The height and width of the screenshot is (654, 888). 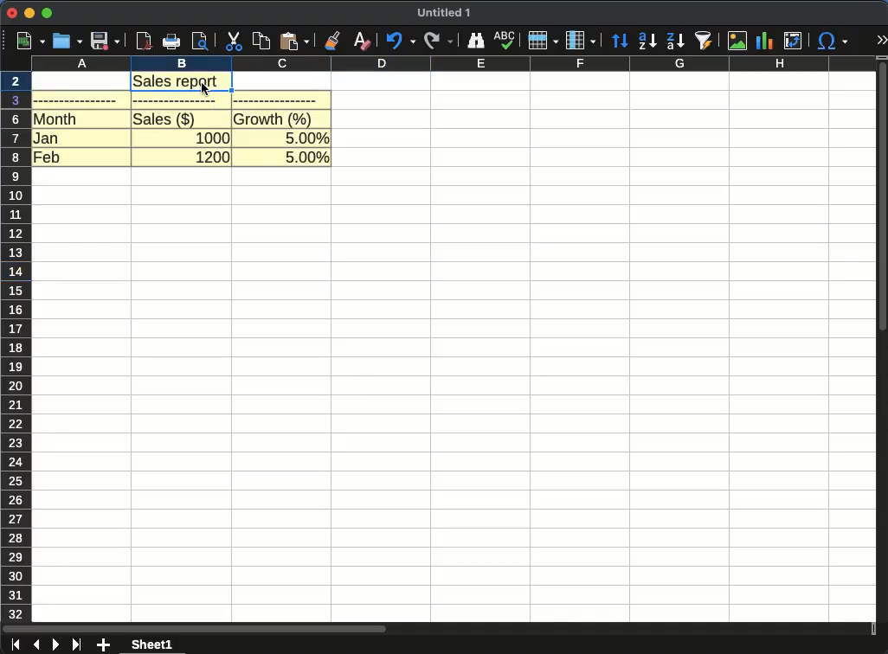 I want to click on redo, so click(x=439, y=42).